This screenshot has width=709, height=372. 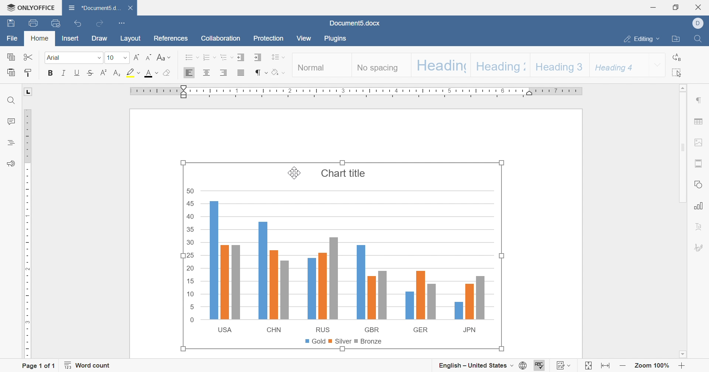 I want to click on feedback & support, so click(x=11, y=164).